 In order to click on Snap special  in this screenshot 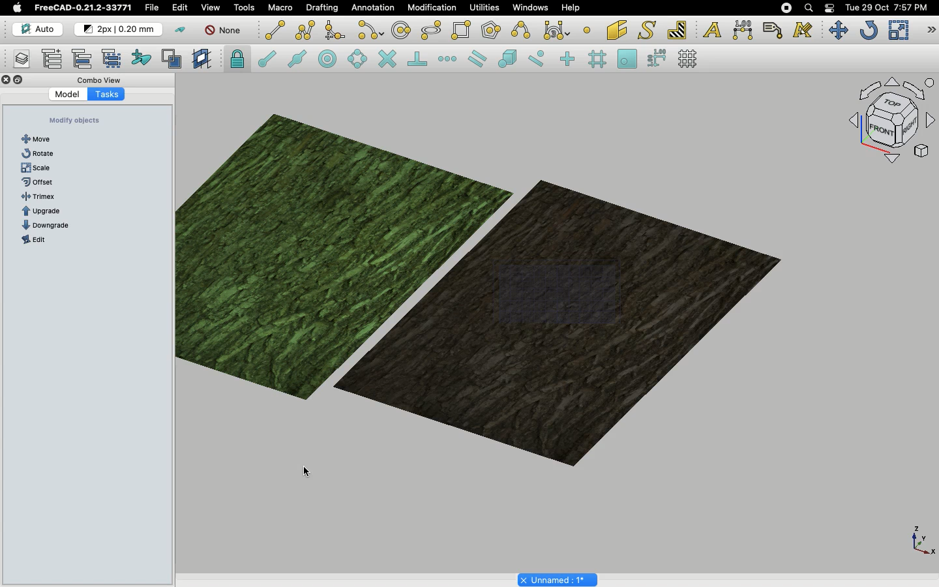, I will do `click(510, 60)`.